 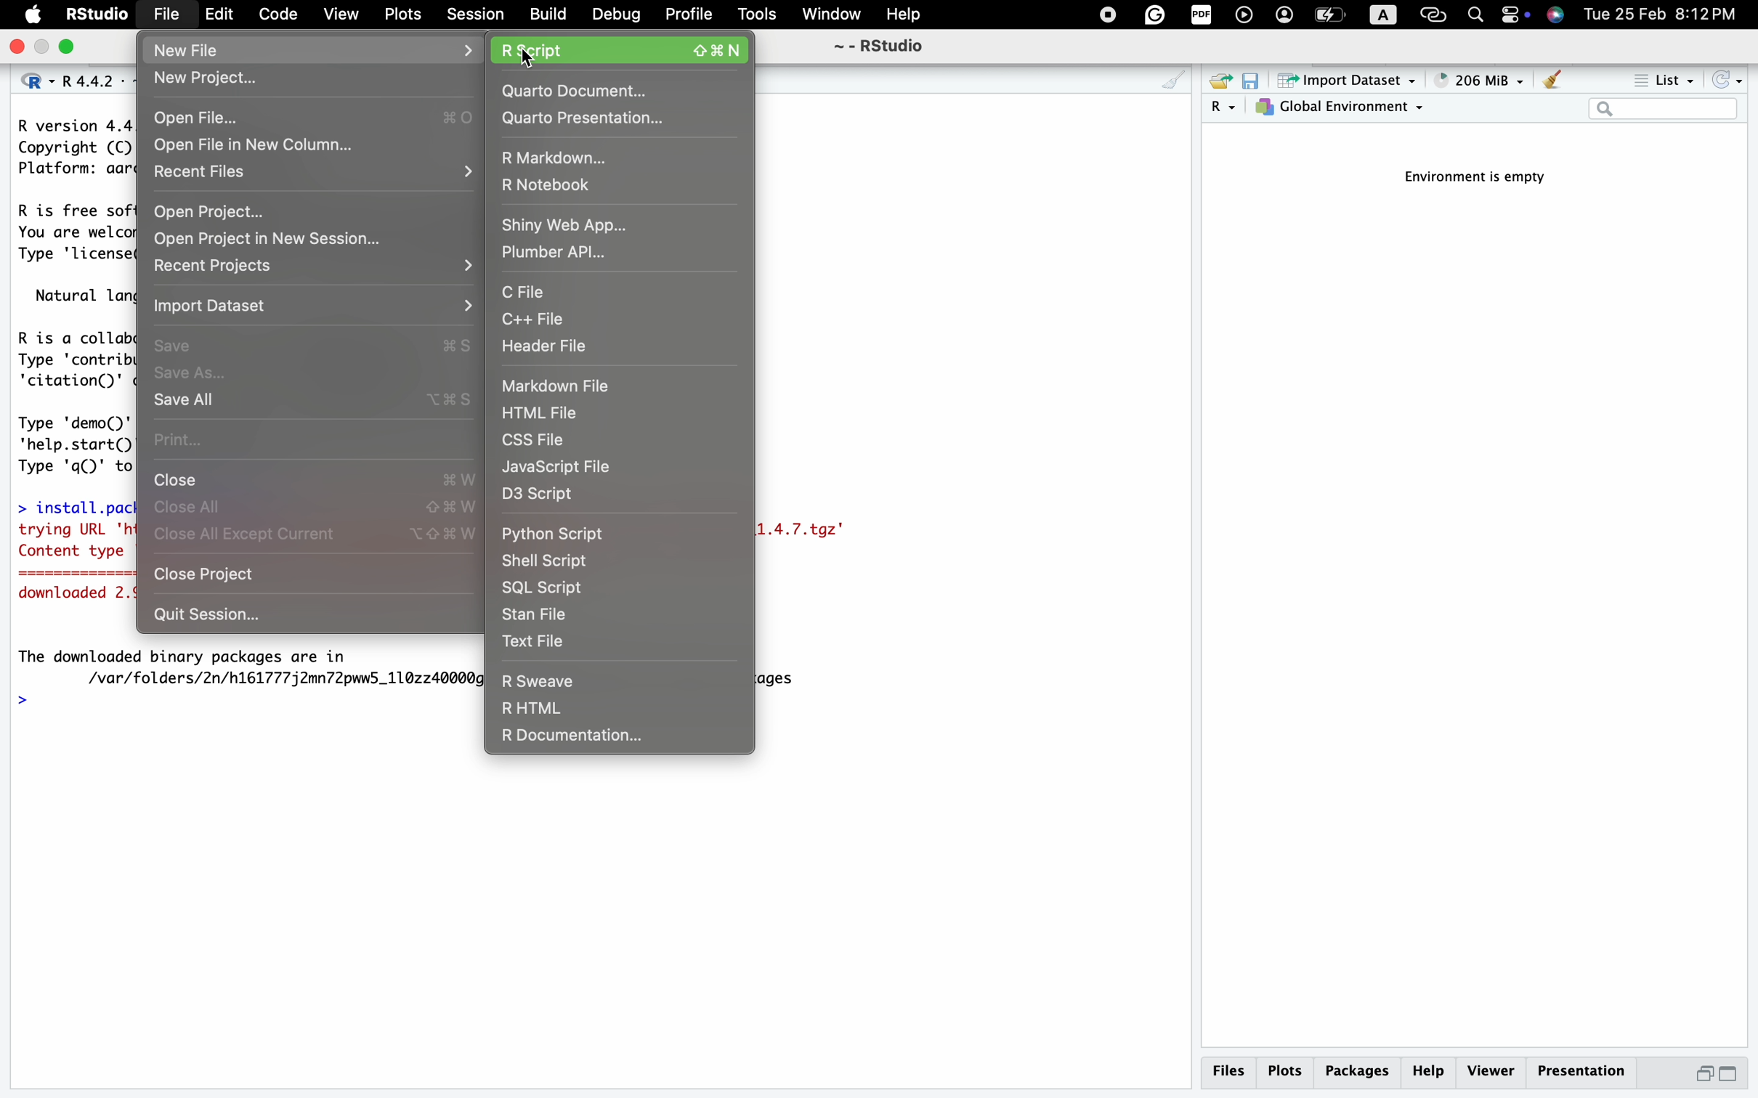 What do you see at coordinates (1473, 13) in the screenshot?
I see `search` at bounding box center [1473, 13].